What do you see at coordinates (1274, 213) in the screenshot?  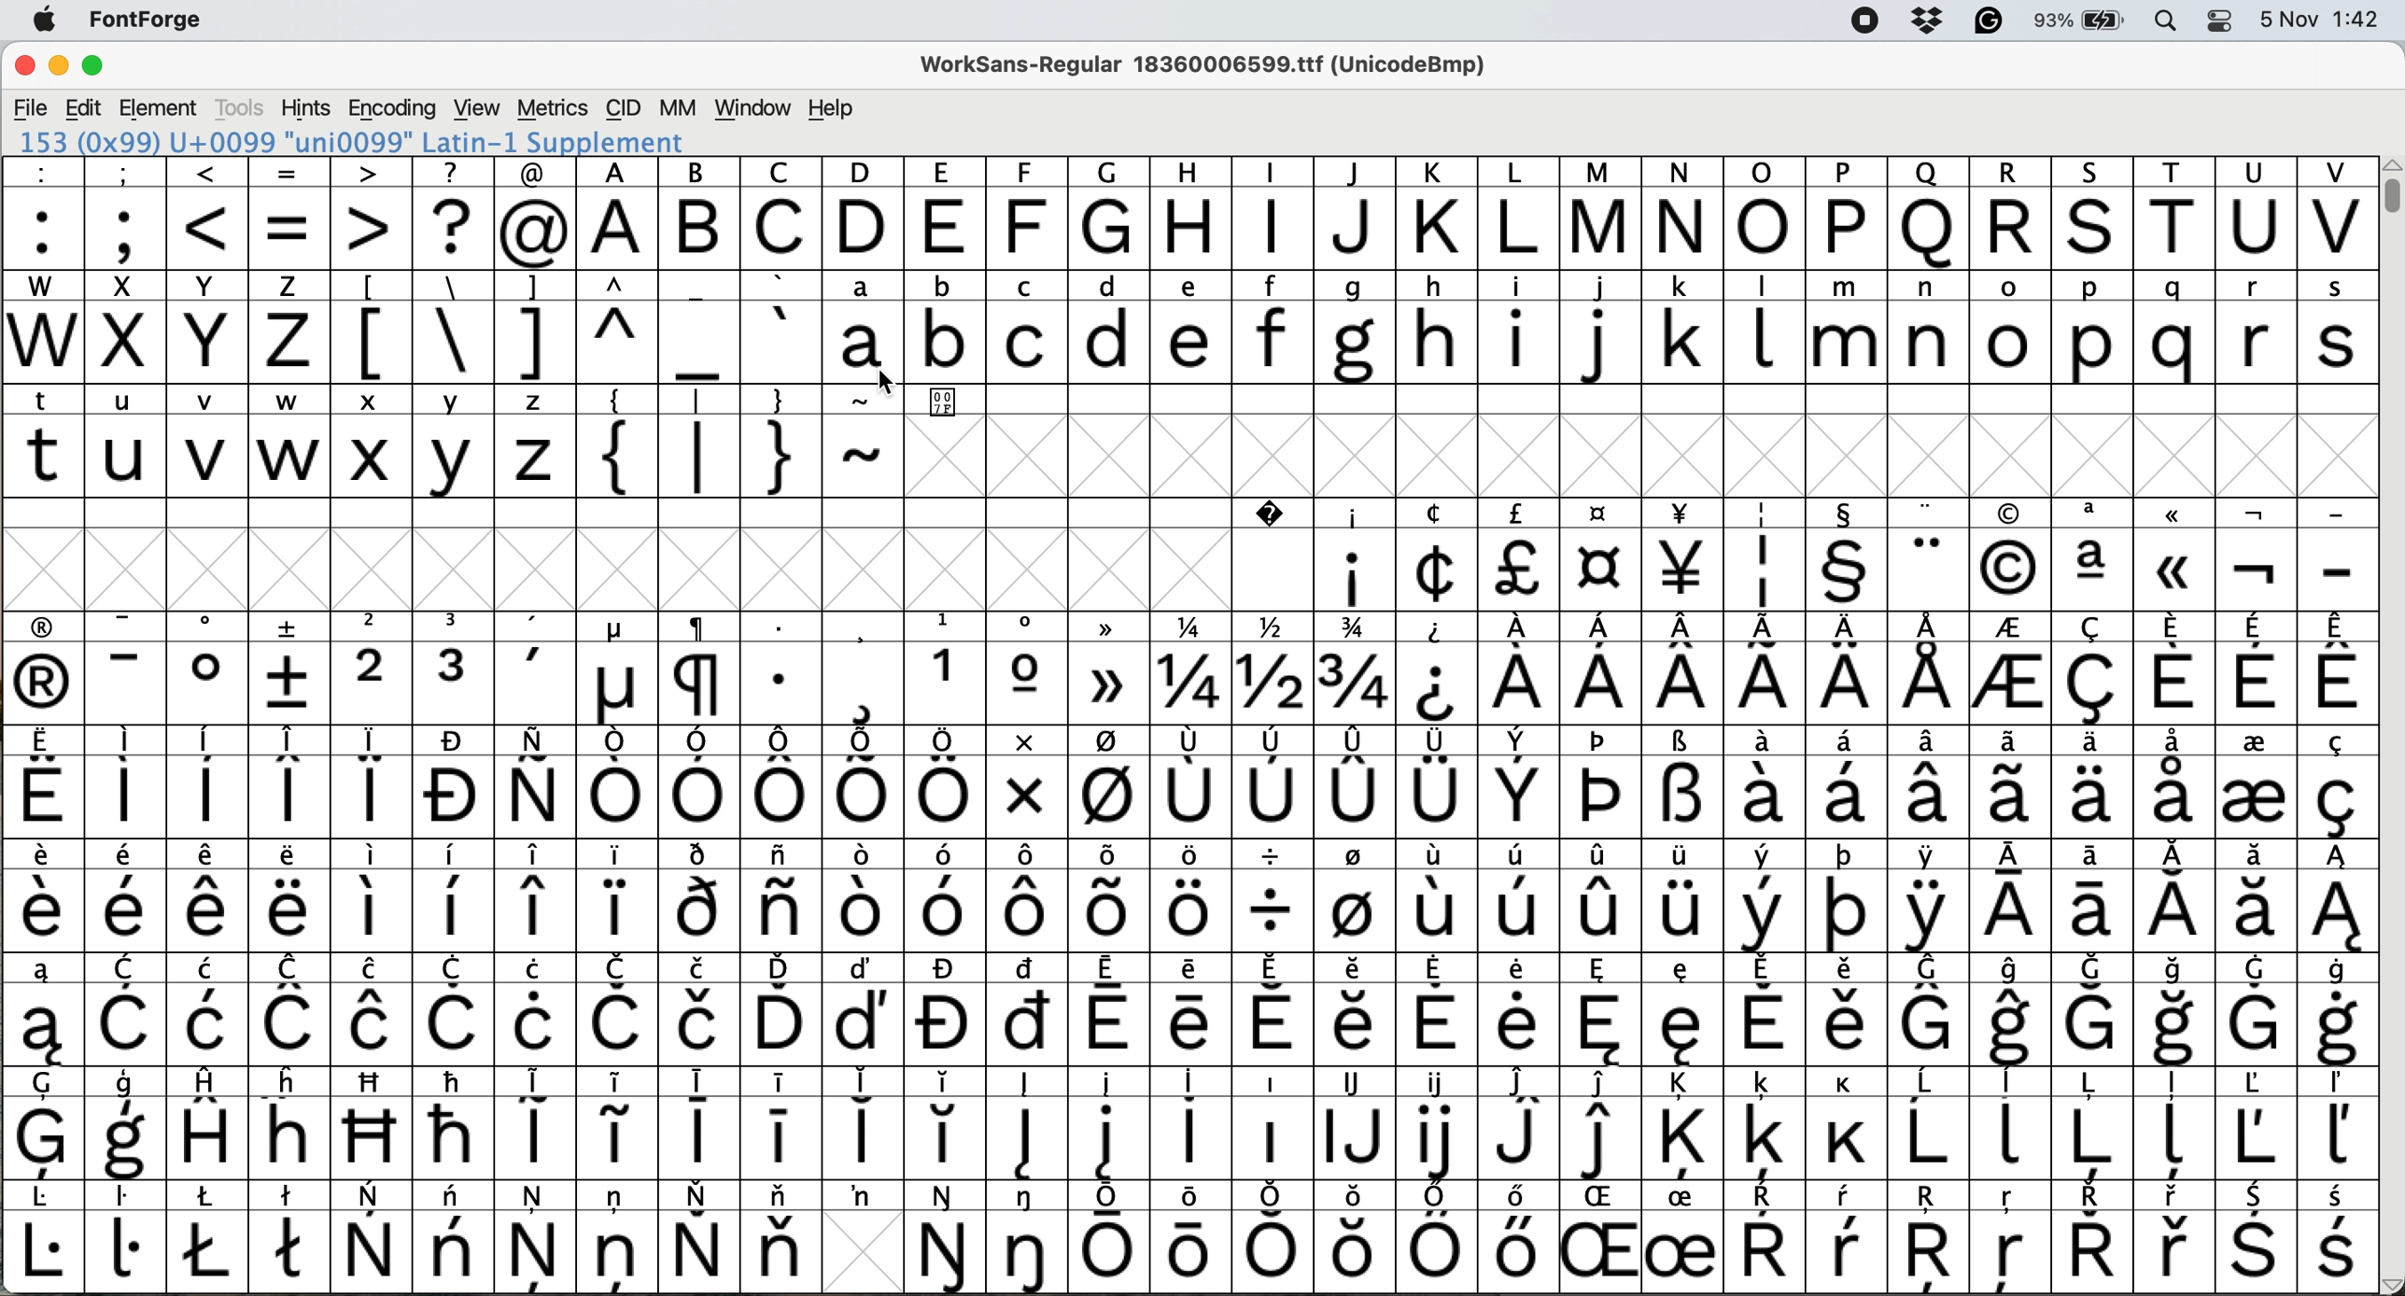 I see `I` at bounding box center [1274, 213].